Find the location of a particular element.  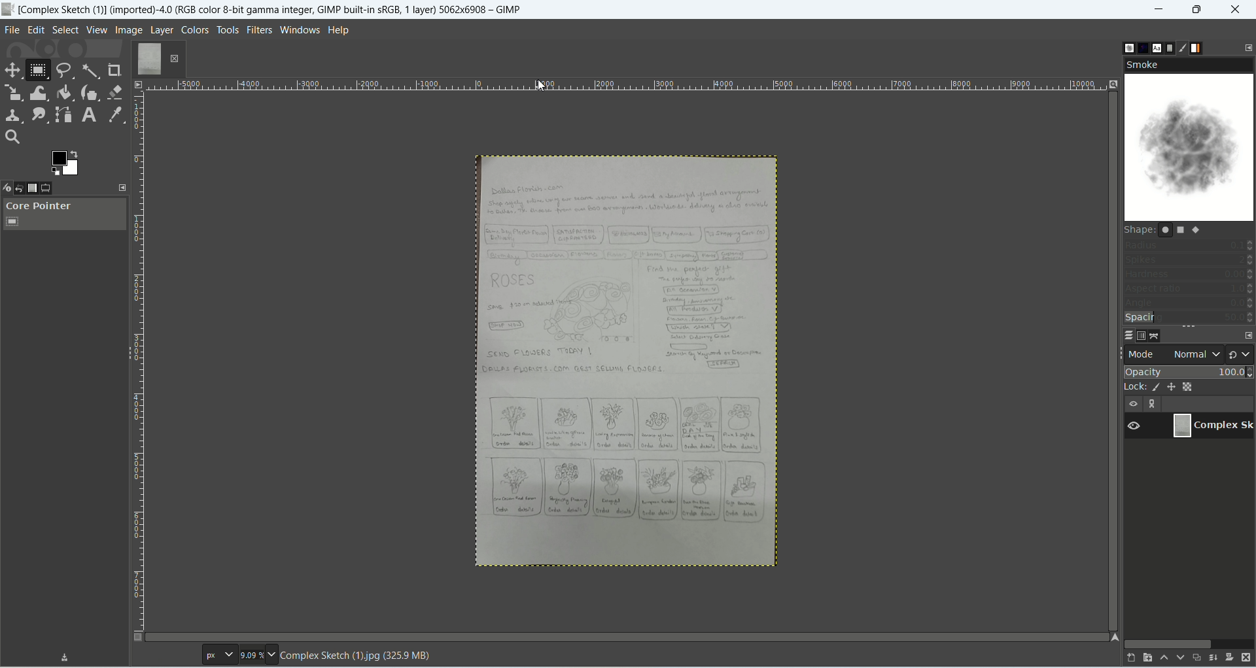

hardness is located at coordinates (1189, 274).